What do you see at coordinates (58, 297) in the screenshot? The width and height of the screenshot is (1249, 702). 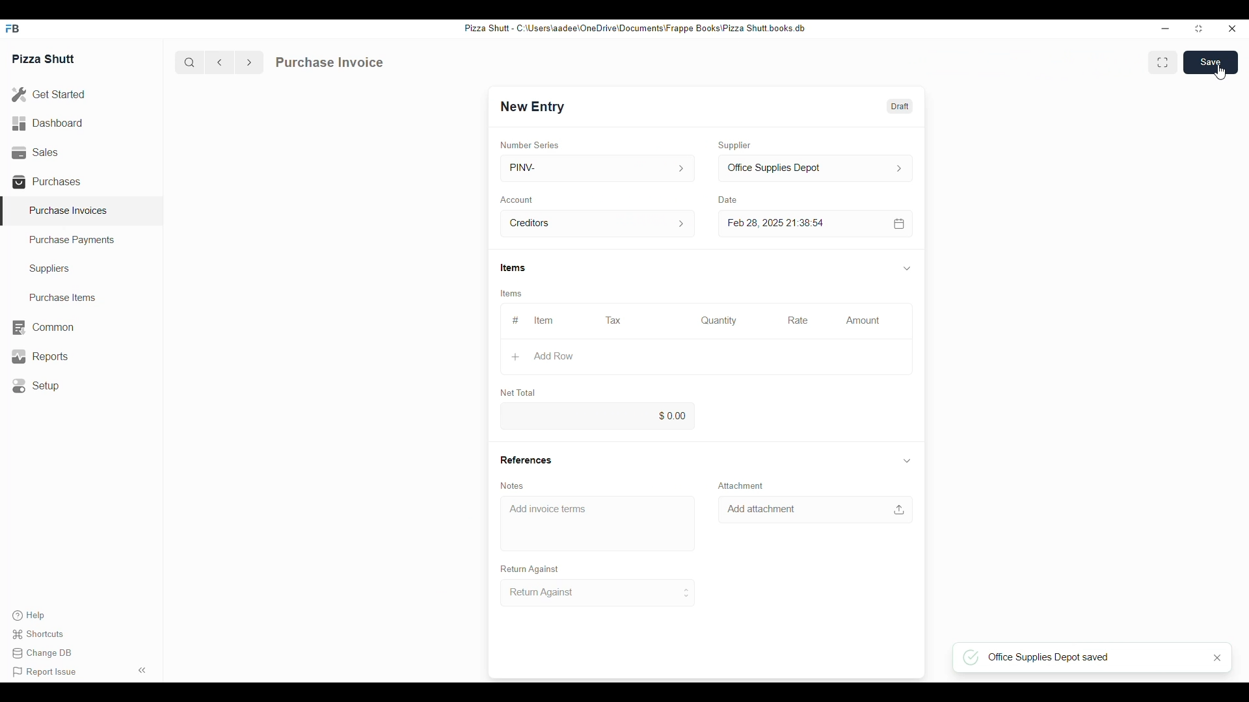 I see `Purchase Items` at bounding box center [58, 297].